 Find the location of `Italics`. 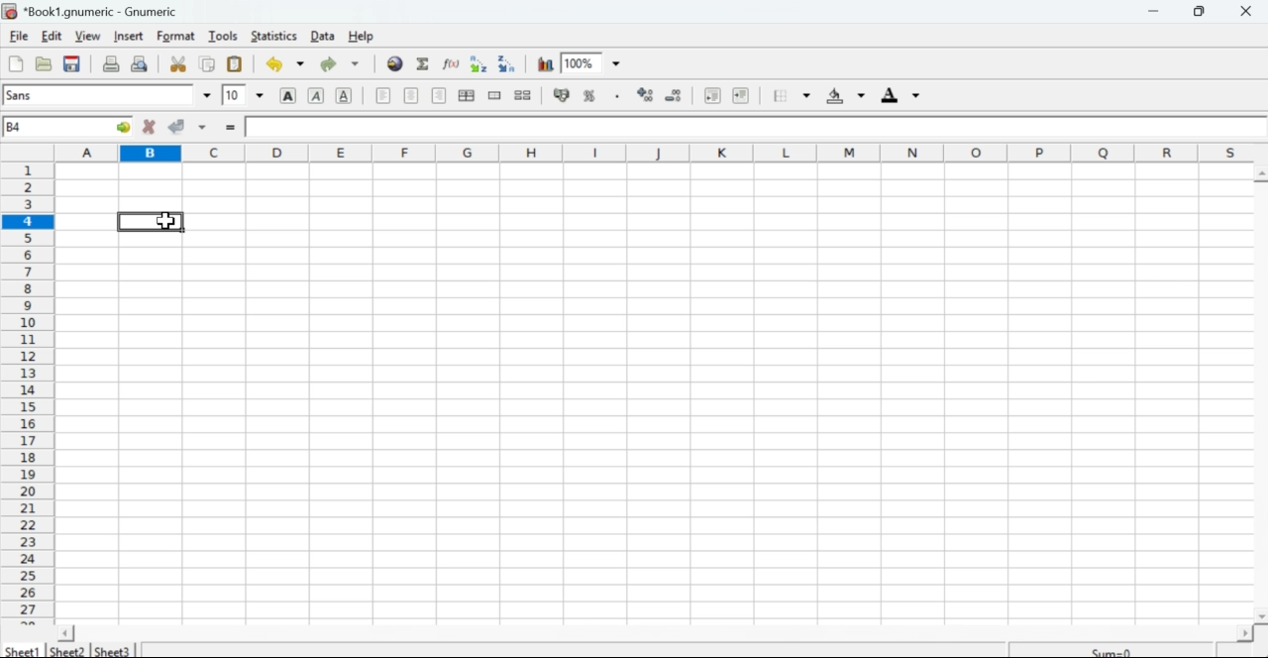

Italics is located at coordinates (316, 97).